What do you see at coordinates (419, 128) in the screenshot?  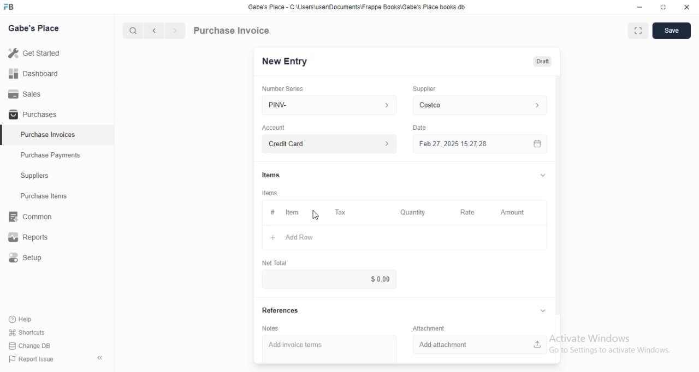 I see `Date` at bounding box center [419, 128].